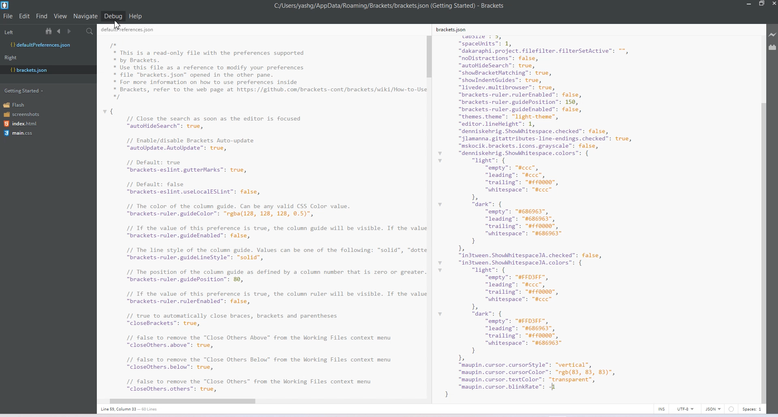  What do you see at coordinates (17, 105) in the screenshot?
I see `Flash` at bounding box center [17, 105].